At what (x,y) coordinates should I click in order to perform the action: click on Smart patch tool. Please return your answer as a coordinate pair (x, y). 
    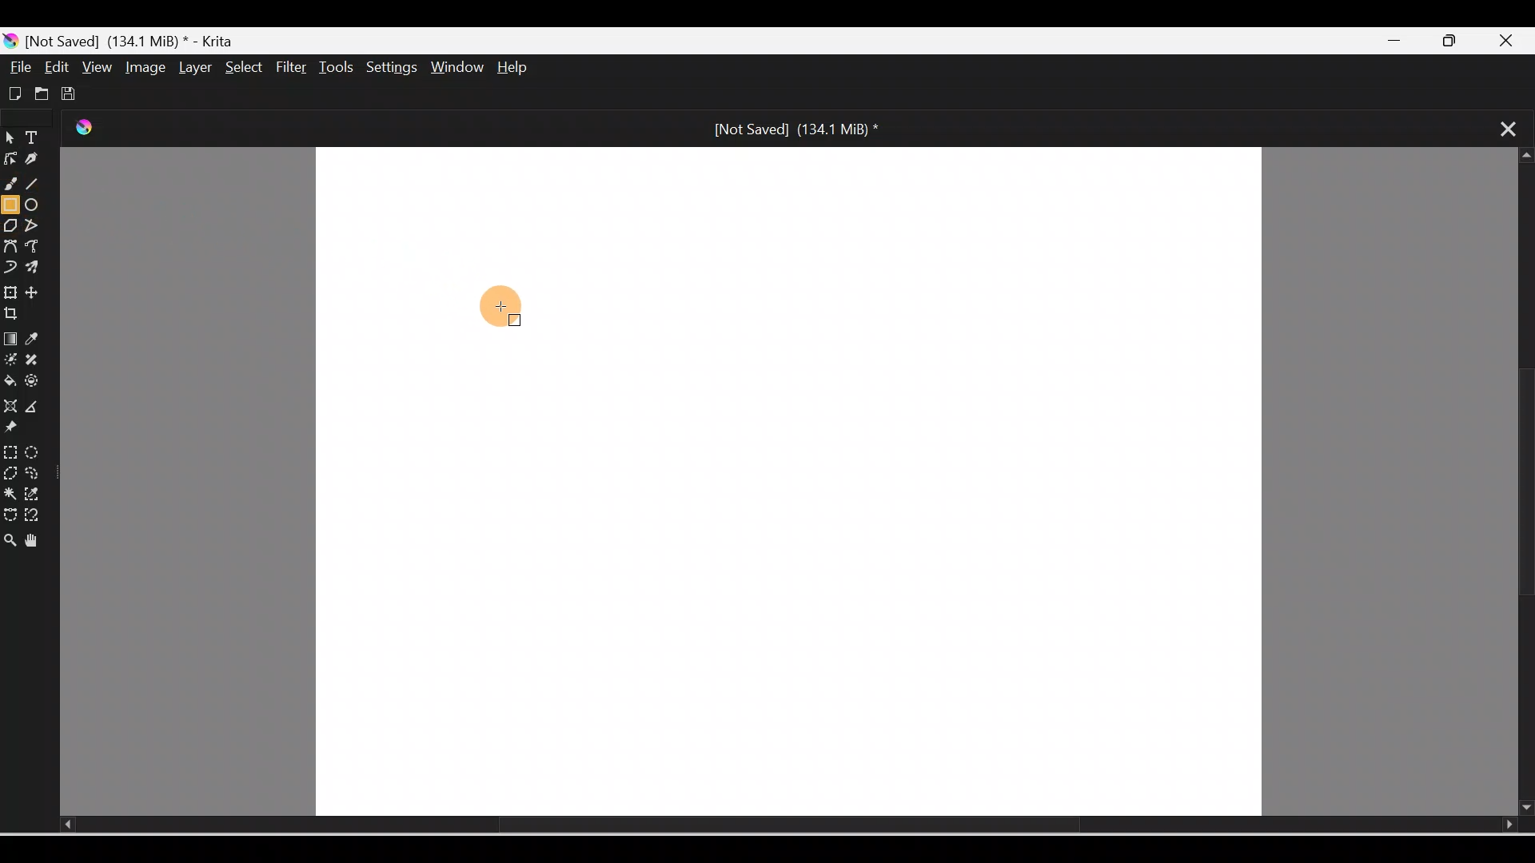
    Looking at the image, I should click on (39, 360).